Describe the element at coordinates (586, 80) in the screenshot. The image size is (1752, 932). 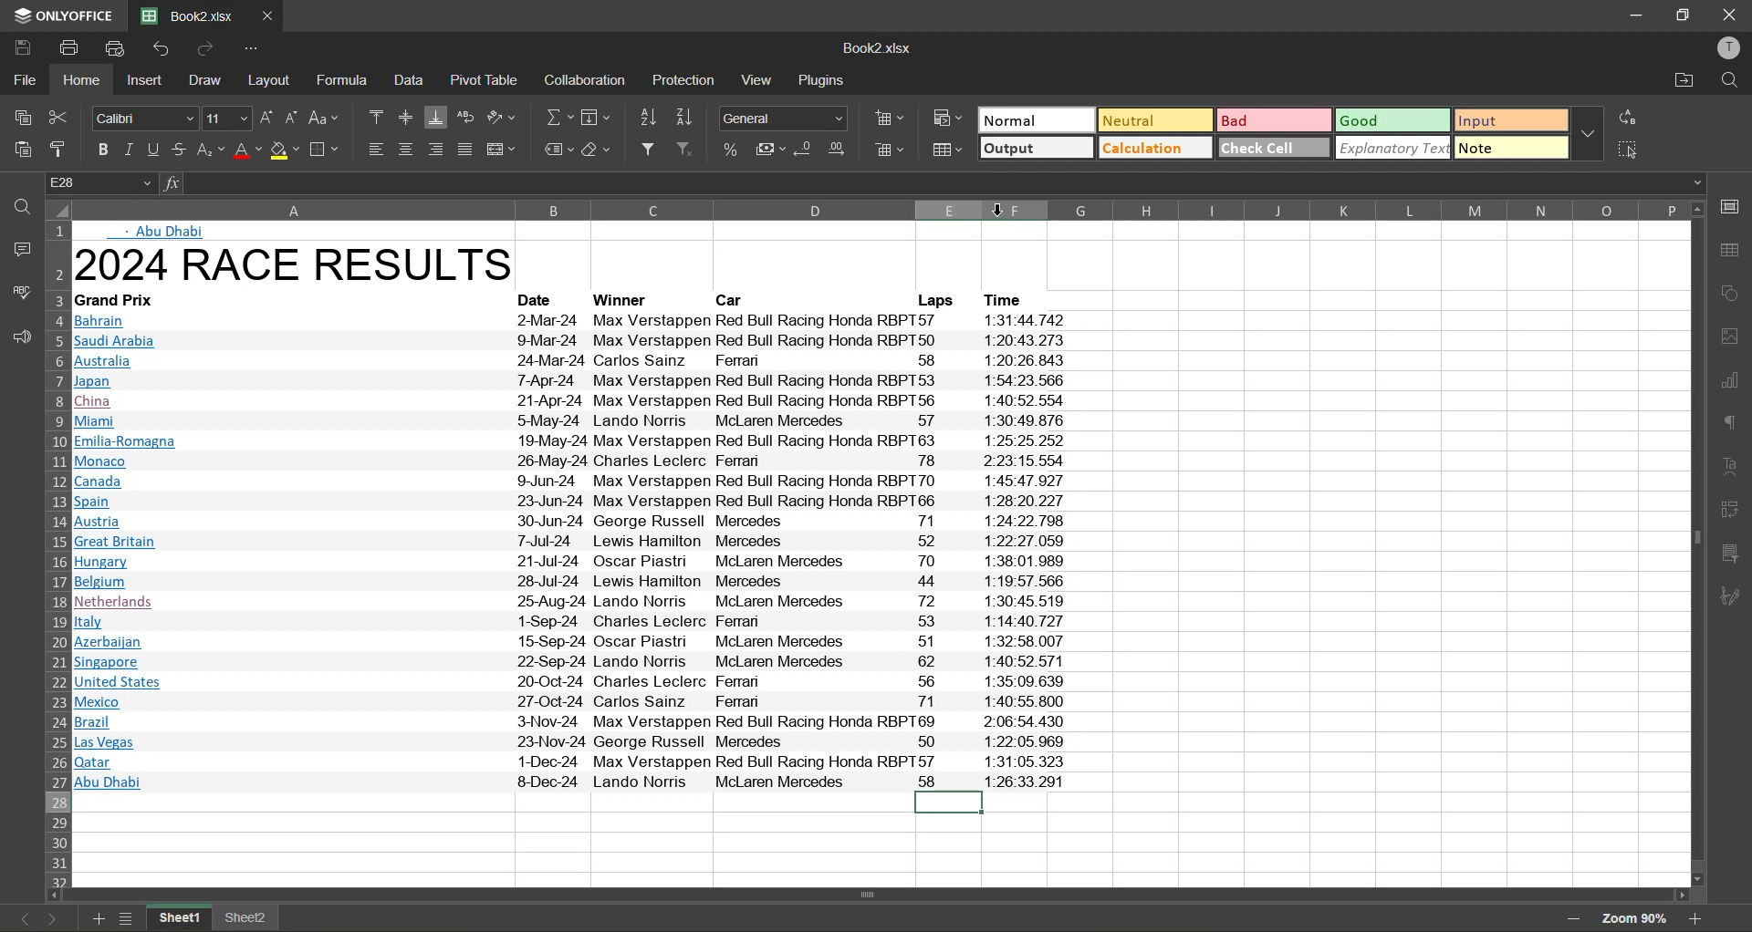
I see `collaboration` at that location.